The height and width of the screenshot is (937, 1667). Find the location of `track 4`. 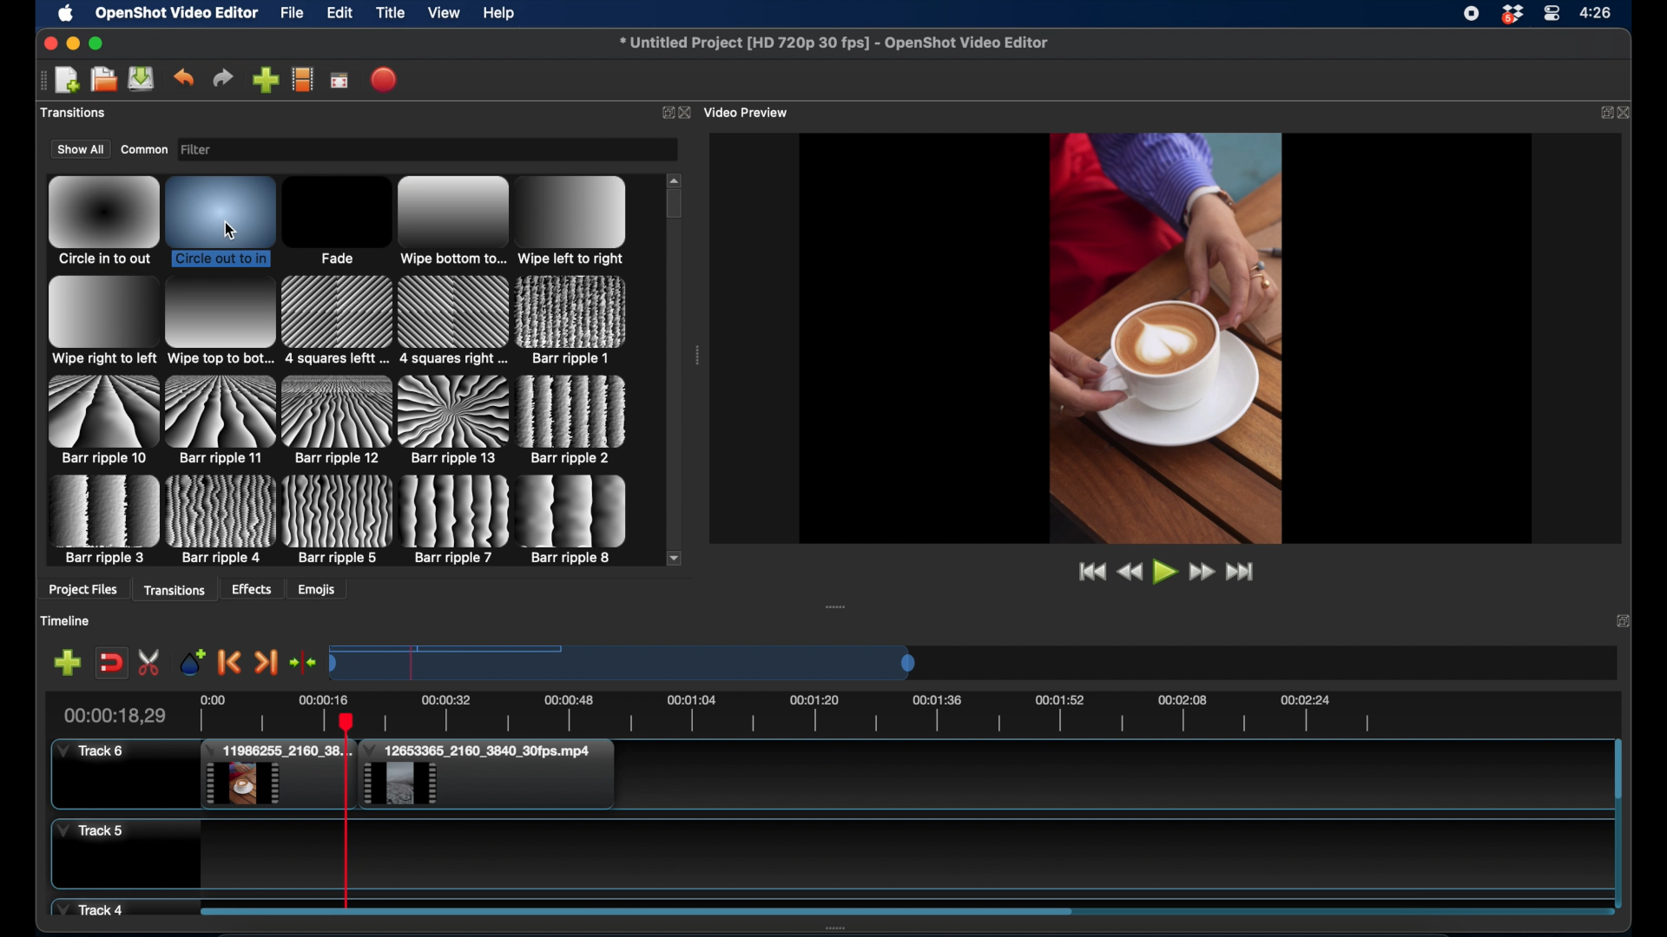

track 4 is located at coordinates (93, 908).